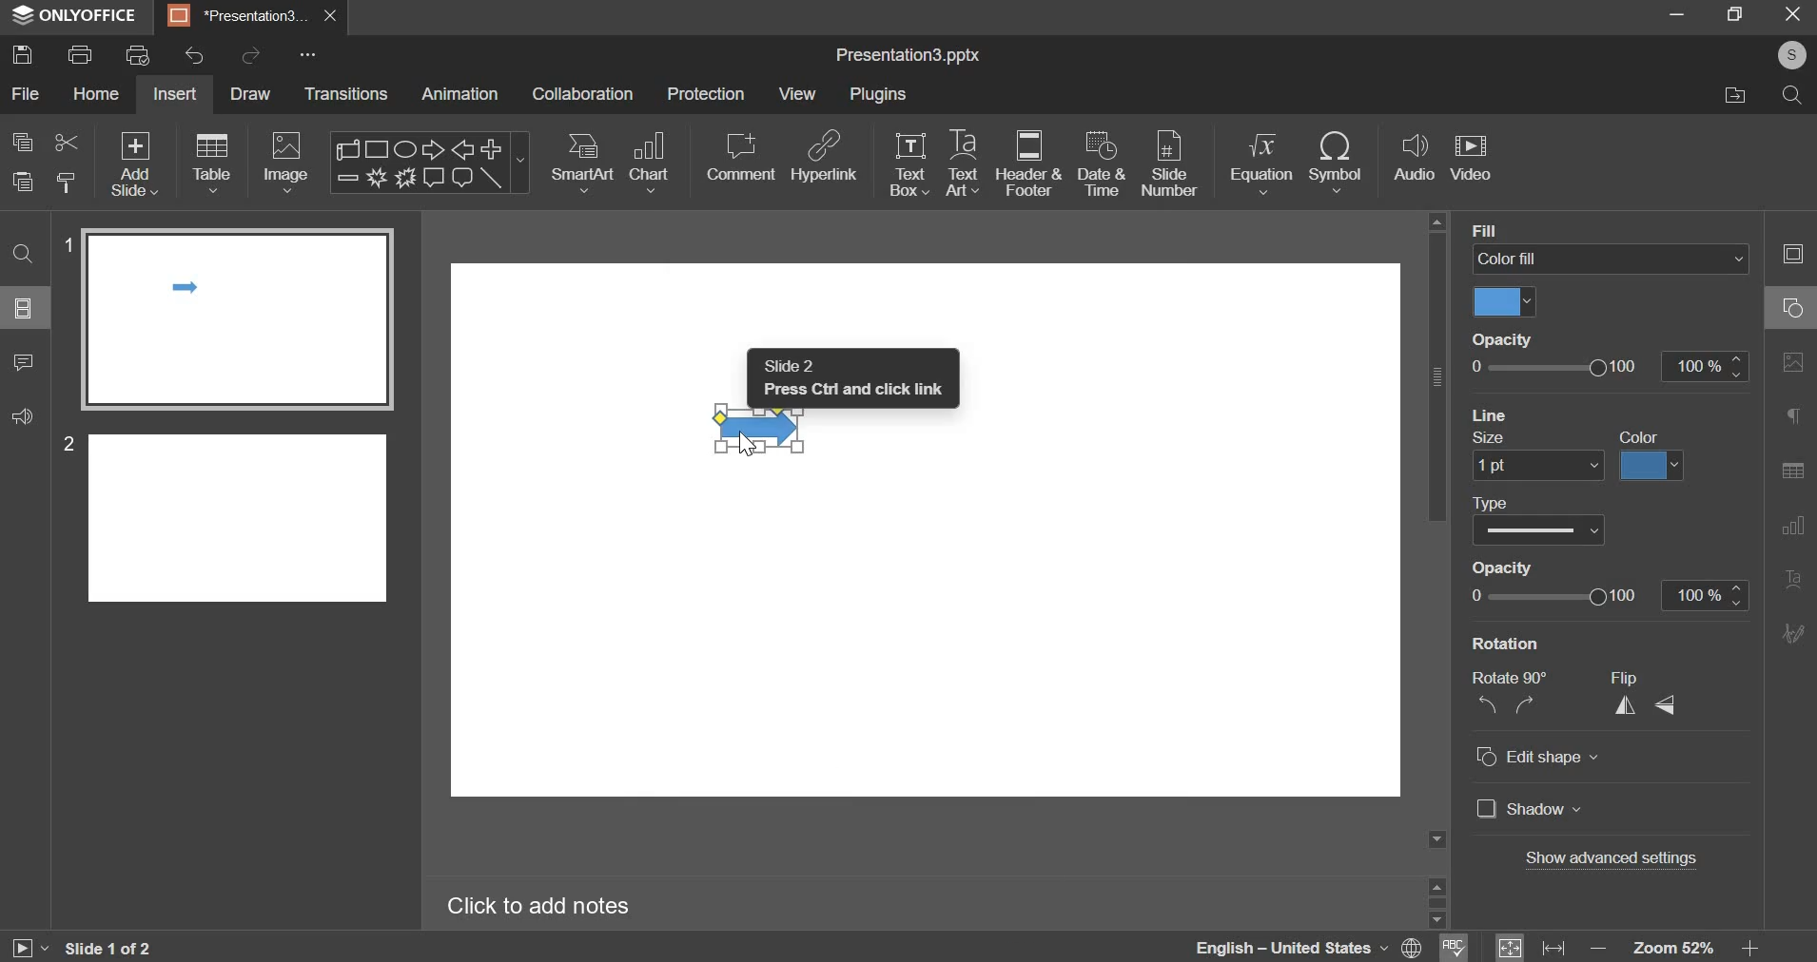 The width and height of the screenshot is (1817, 962). Describe the element at coordinates (1706, 596) in the screenshot. I see `increase/decrease opacity` at that location.